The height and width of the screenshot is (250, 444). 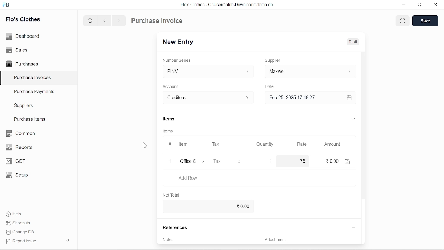 What do you see at coordinates (183, 178) in the screenshot?
I see ` Add Row` at bounding box center [183, 178].